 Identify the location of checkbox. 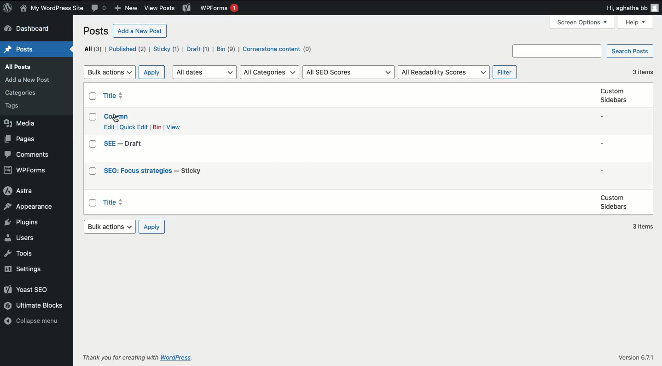
(93, 144).